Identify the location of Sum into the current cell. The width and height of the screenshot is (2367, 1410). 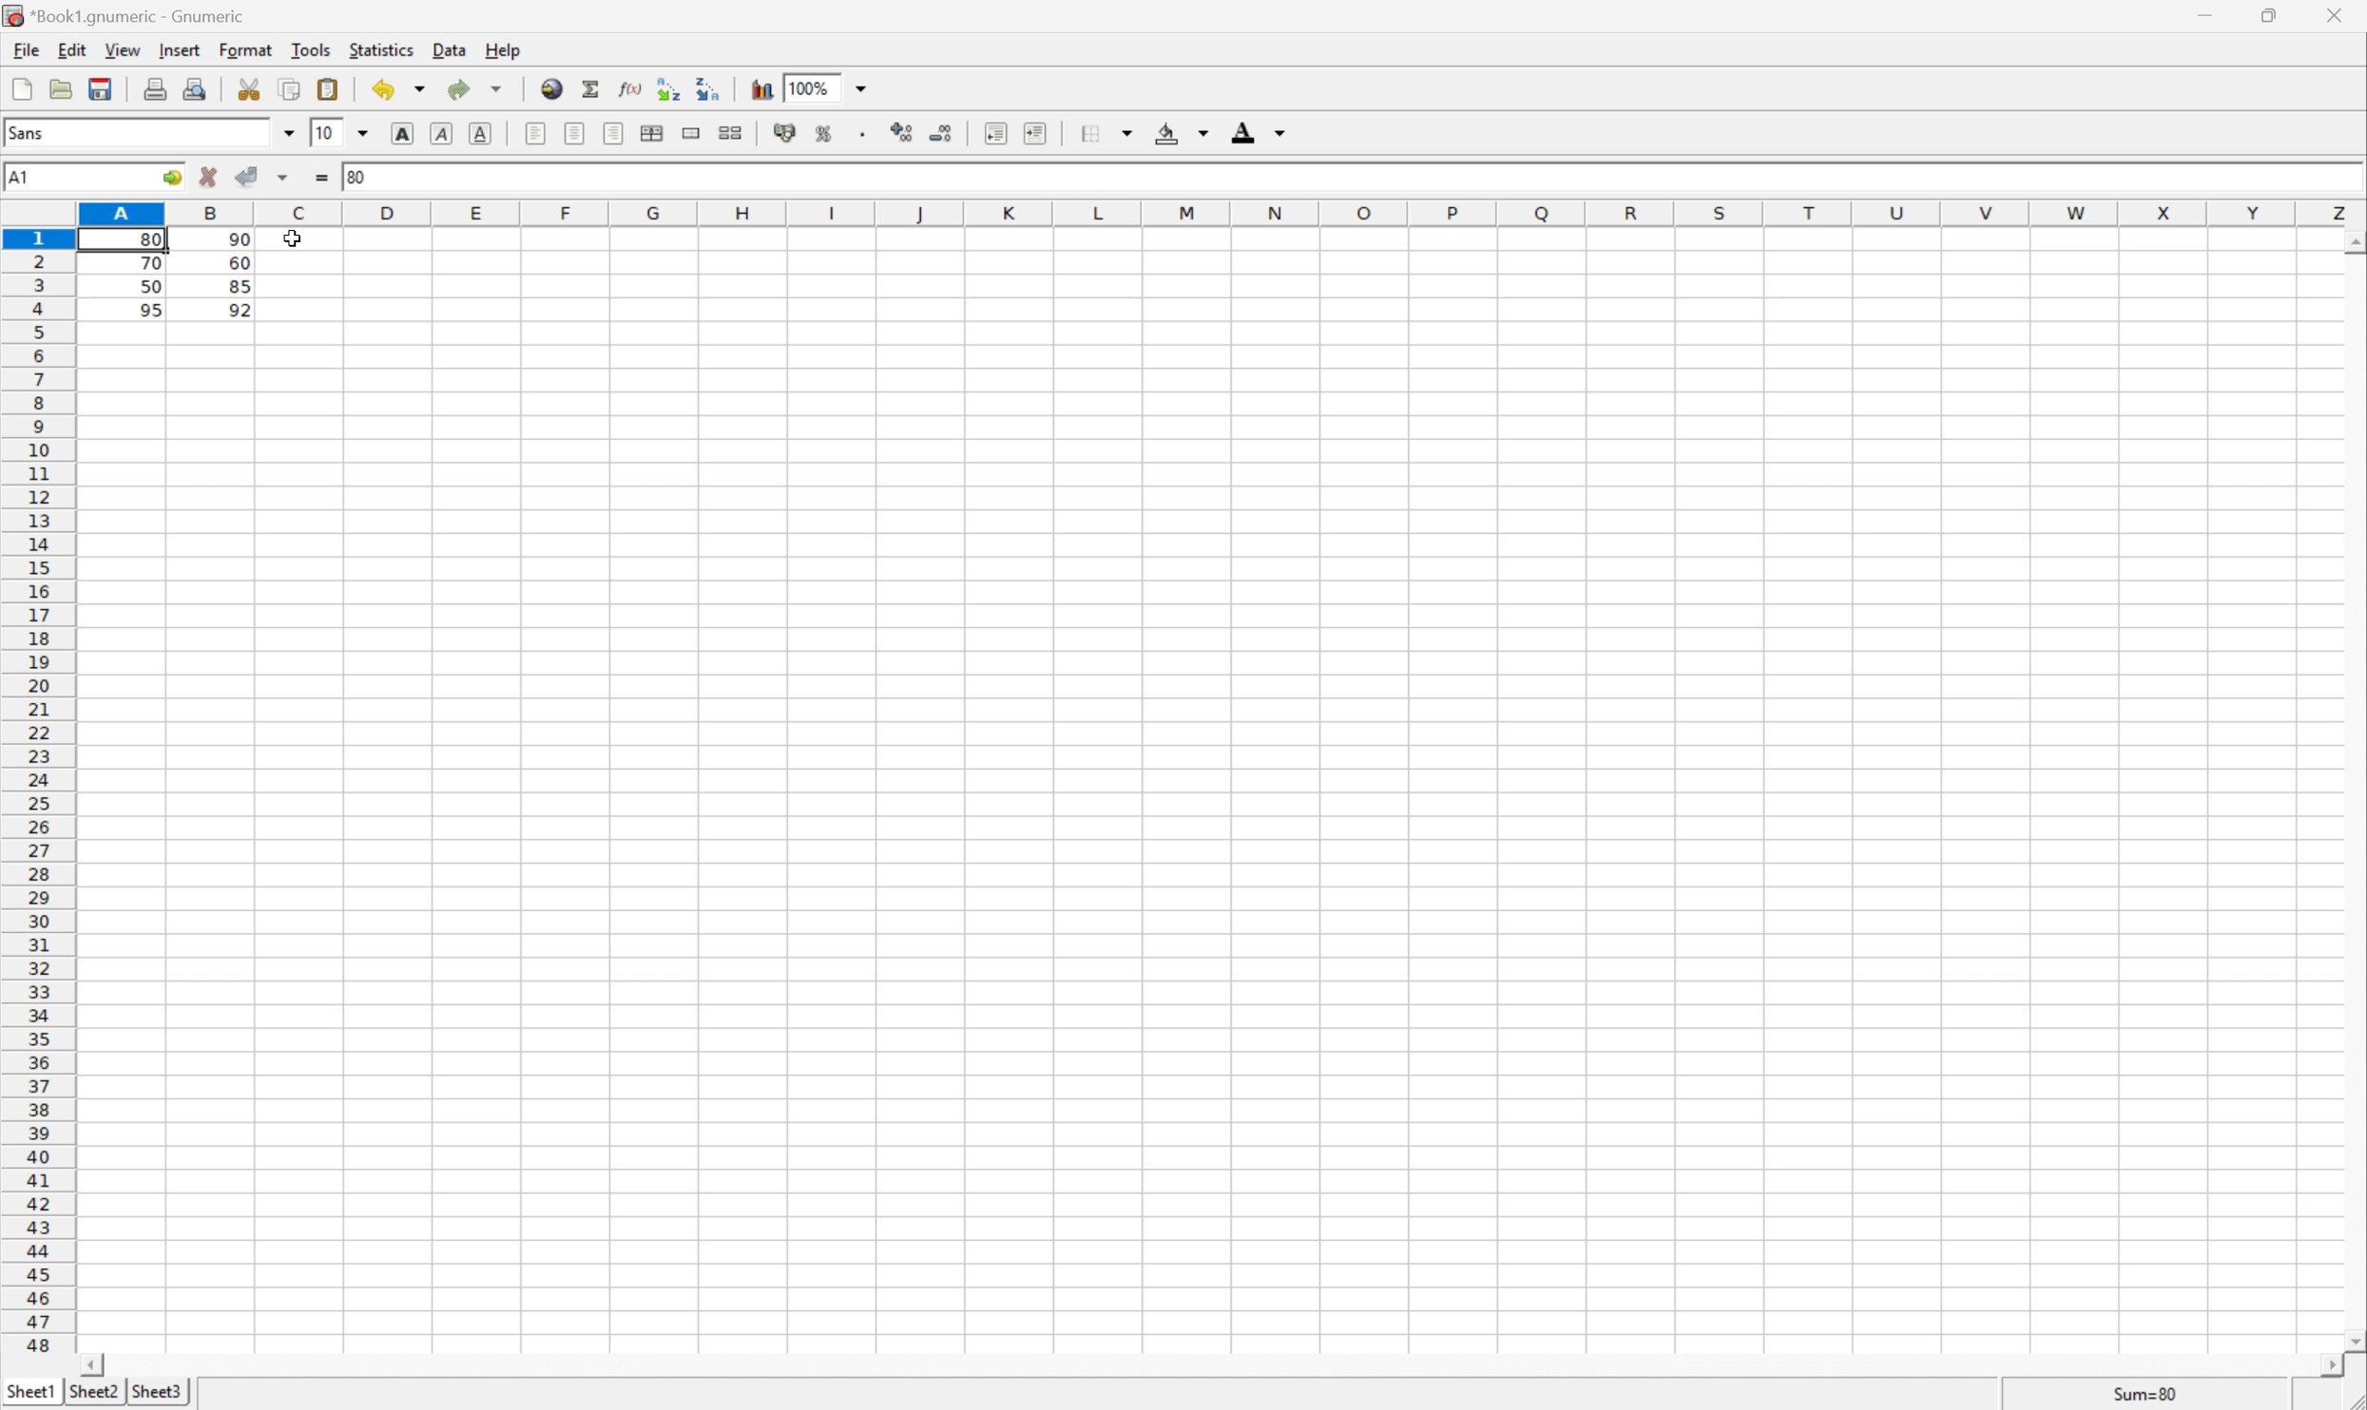
(590, 87).